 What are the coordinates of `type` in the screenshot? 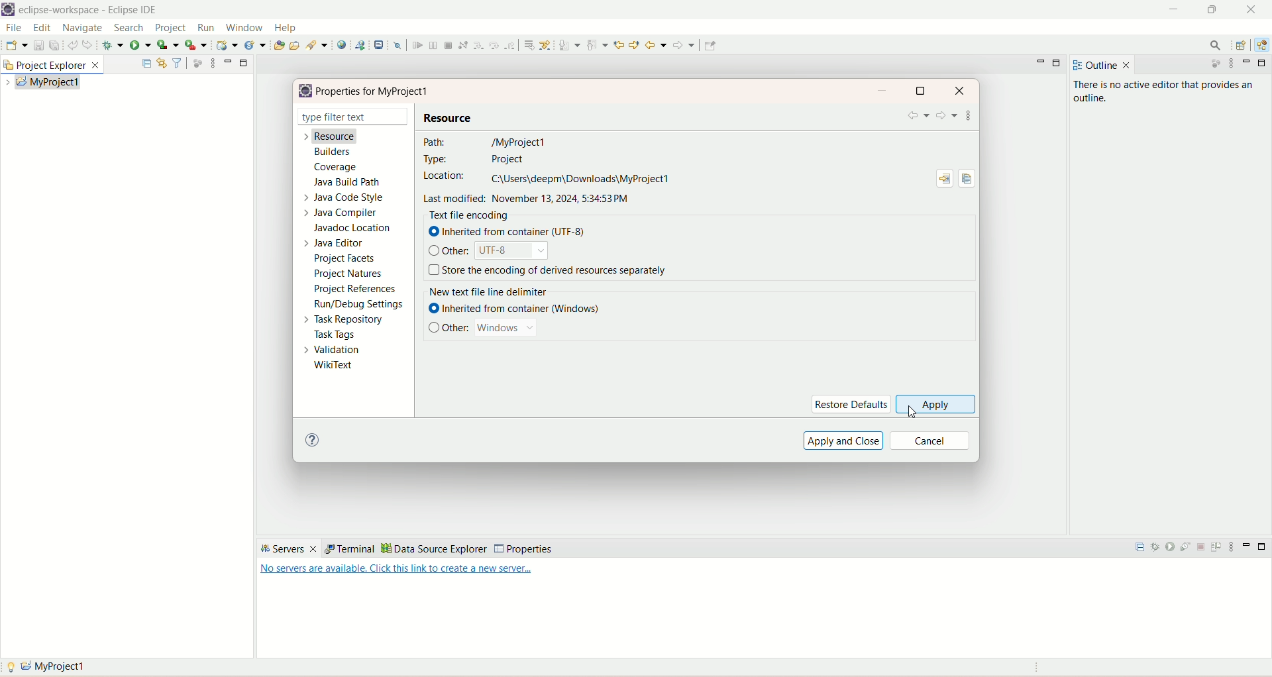 It's located at (476, 159).